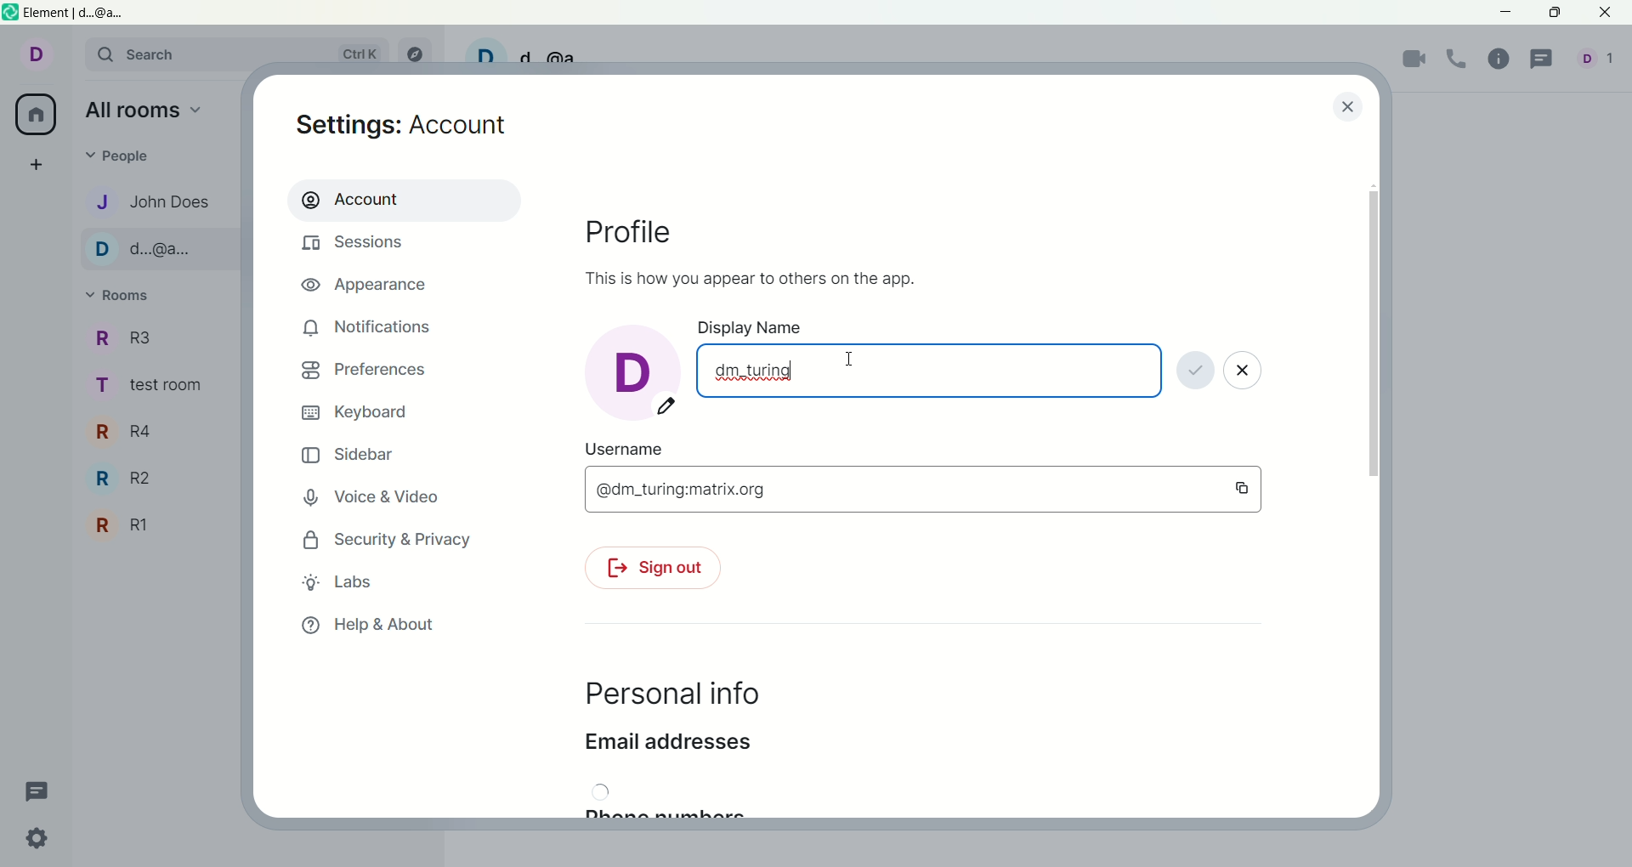 The height and width of the screenshot is (867, 1632). Describe the element at coordinates (151, 251) in the screenshot. I see `D..@a..` at that location.